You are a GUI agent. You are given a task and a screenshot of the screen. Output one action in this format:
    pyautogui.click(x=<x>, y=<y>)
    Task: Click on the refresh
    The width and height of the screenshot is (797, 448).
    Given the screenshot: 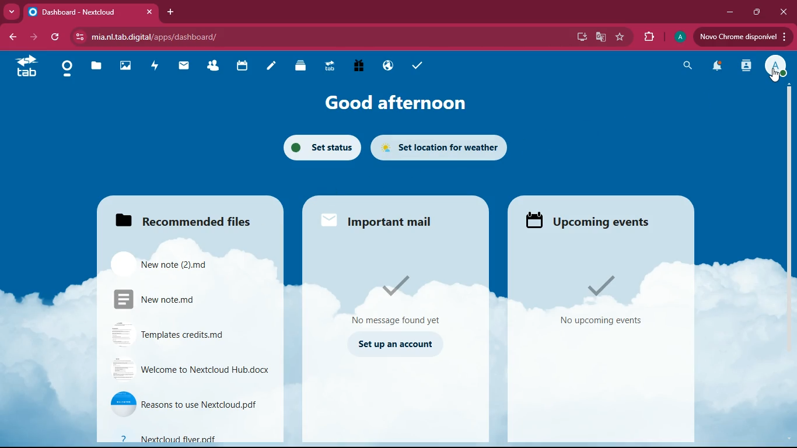 What is the action you would take?
    pyautogui.click(x=57, y=36)
    